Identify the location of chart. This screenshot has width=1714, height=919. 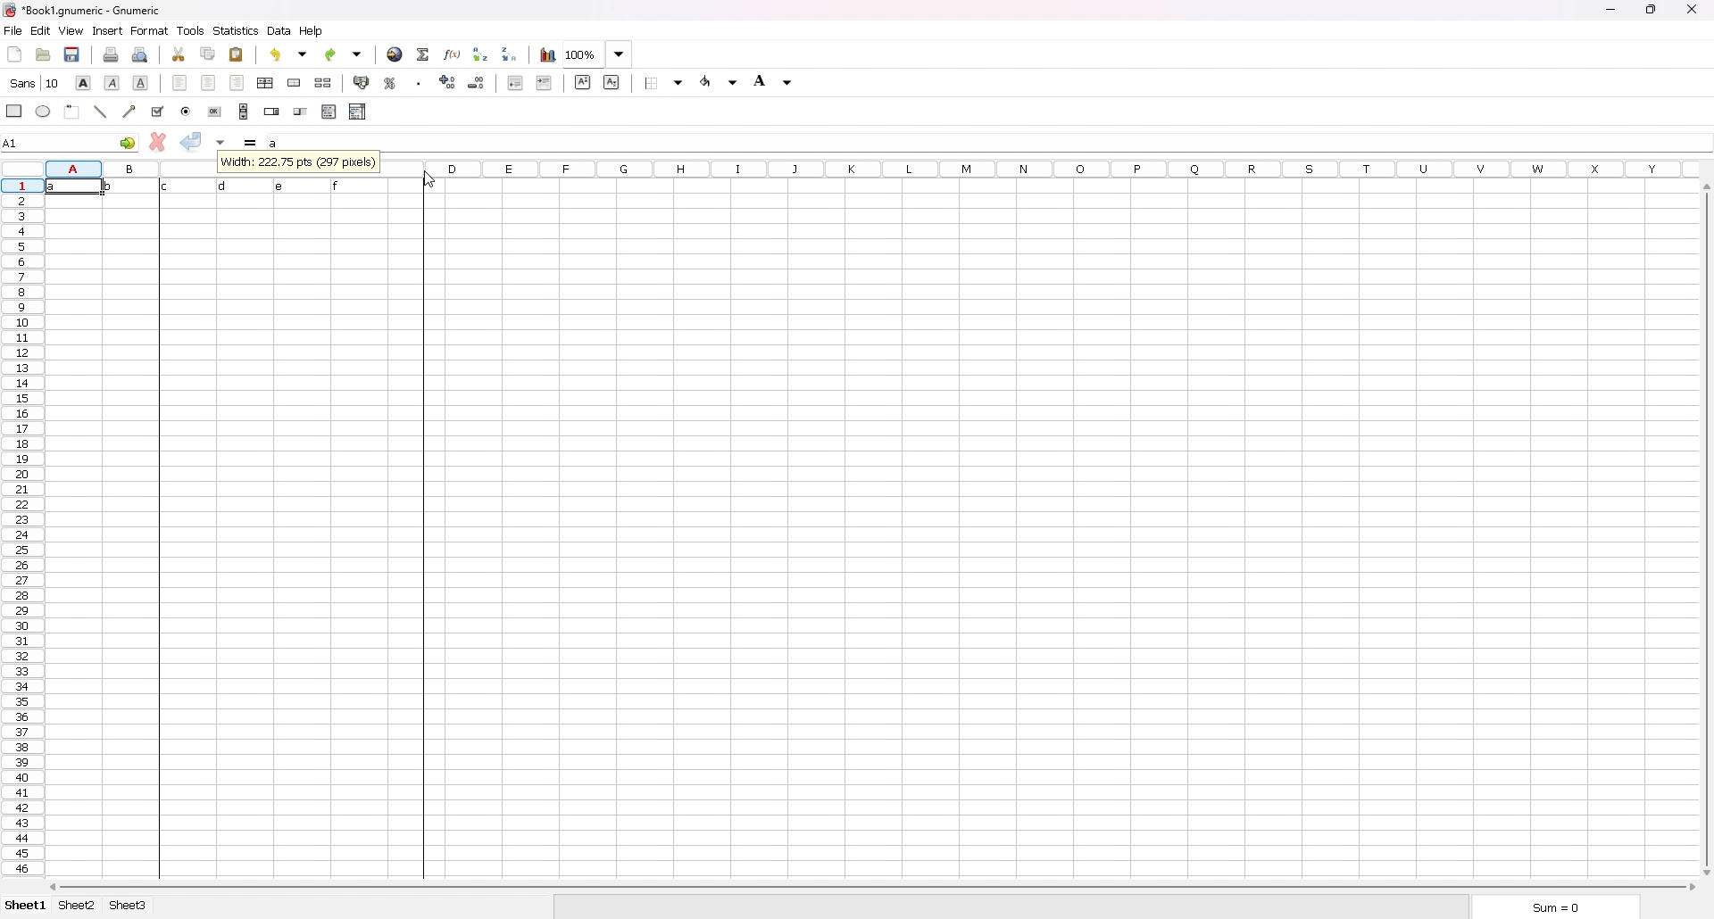
(546, 54).